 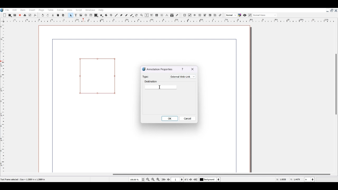 I want to click on Select the visual appearance on display, so click(x=265, y=15).